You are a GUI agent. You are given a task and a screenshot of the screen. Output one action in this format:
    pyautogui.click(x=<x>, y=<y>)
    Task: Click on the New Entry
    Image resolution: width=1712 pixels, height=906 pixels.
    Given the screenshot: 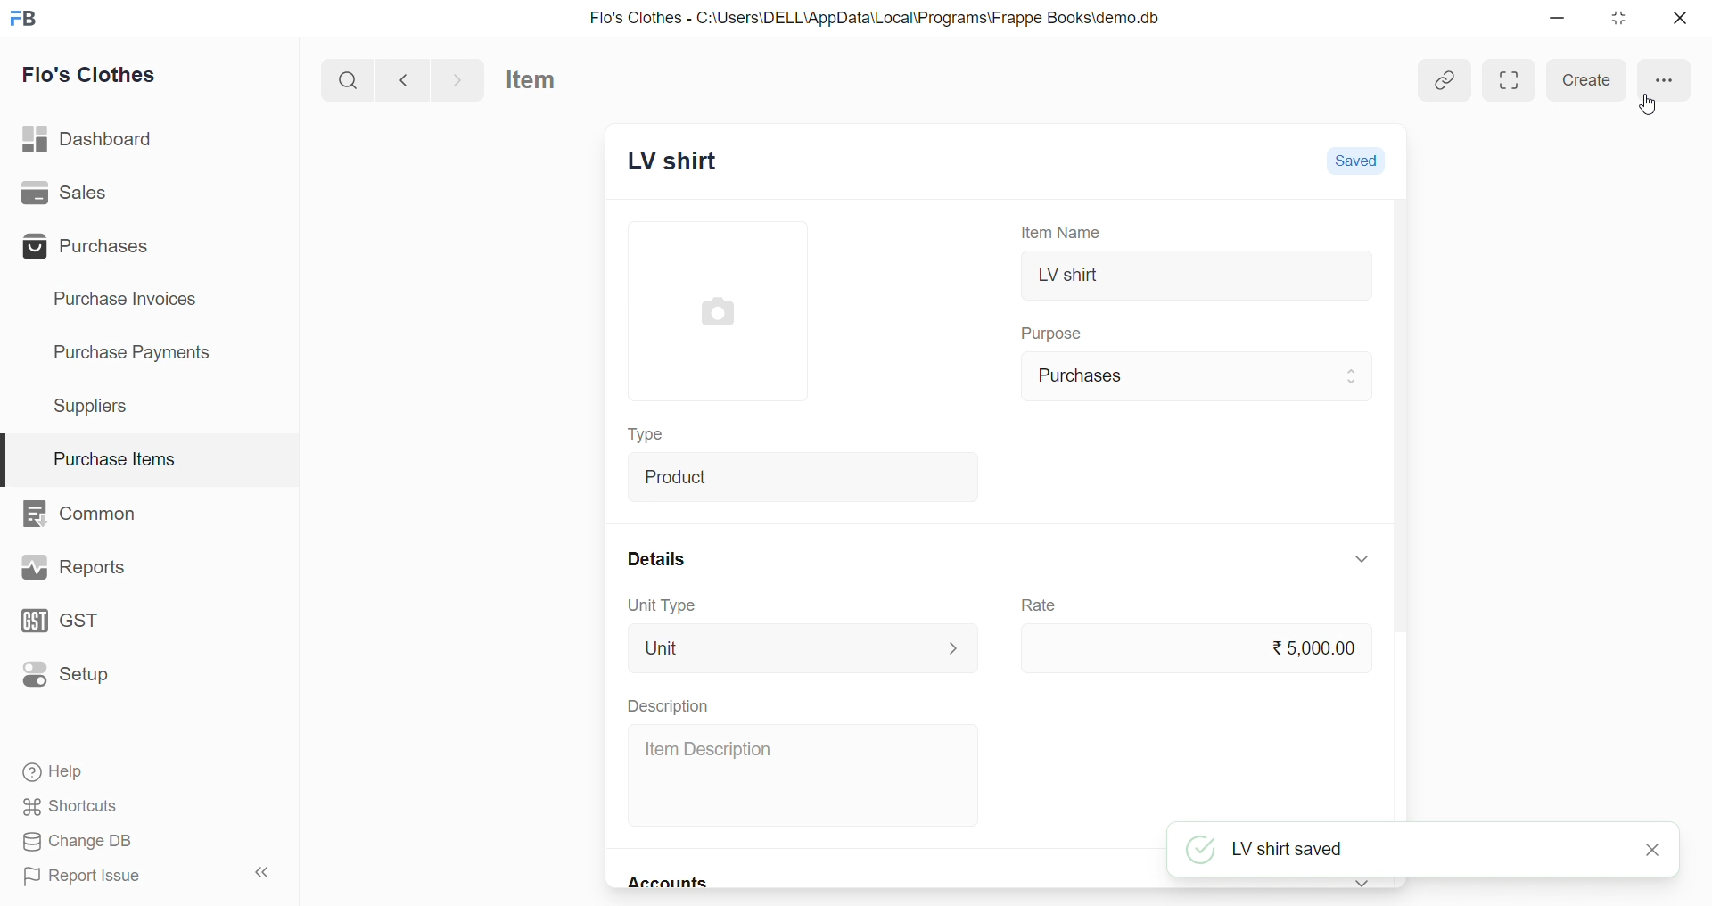 What is the action you would take?
    pyautogui.click(x=699, y=163)
    